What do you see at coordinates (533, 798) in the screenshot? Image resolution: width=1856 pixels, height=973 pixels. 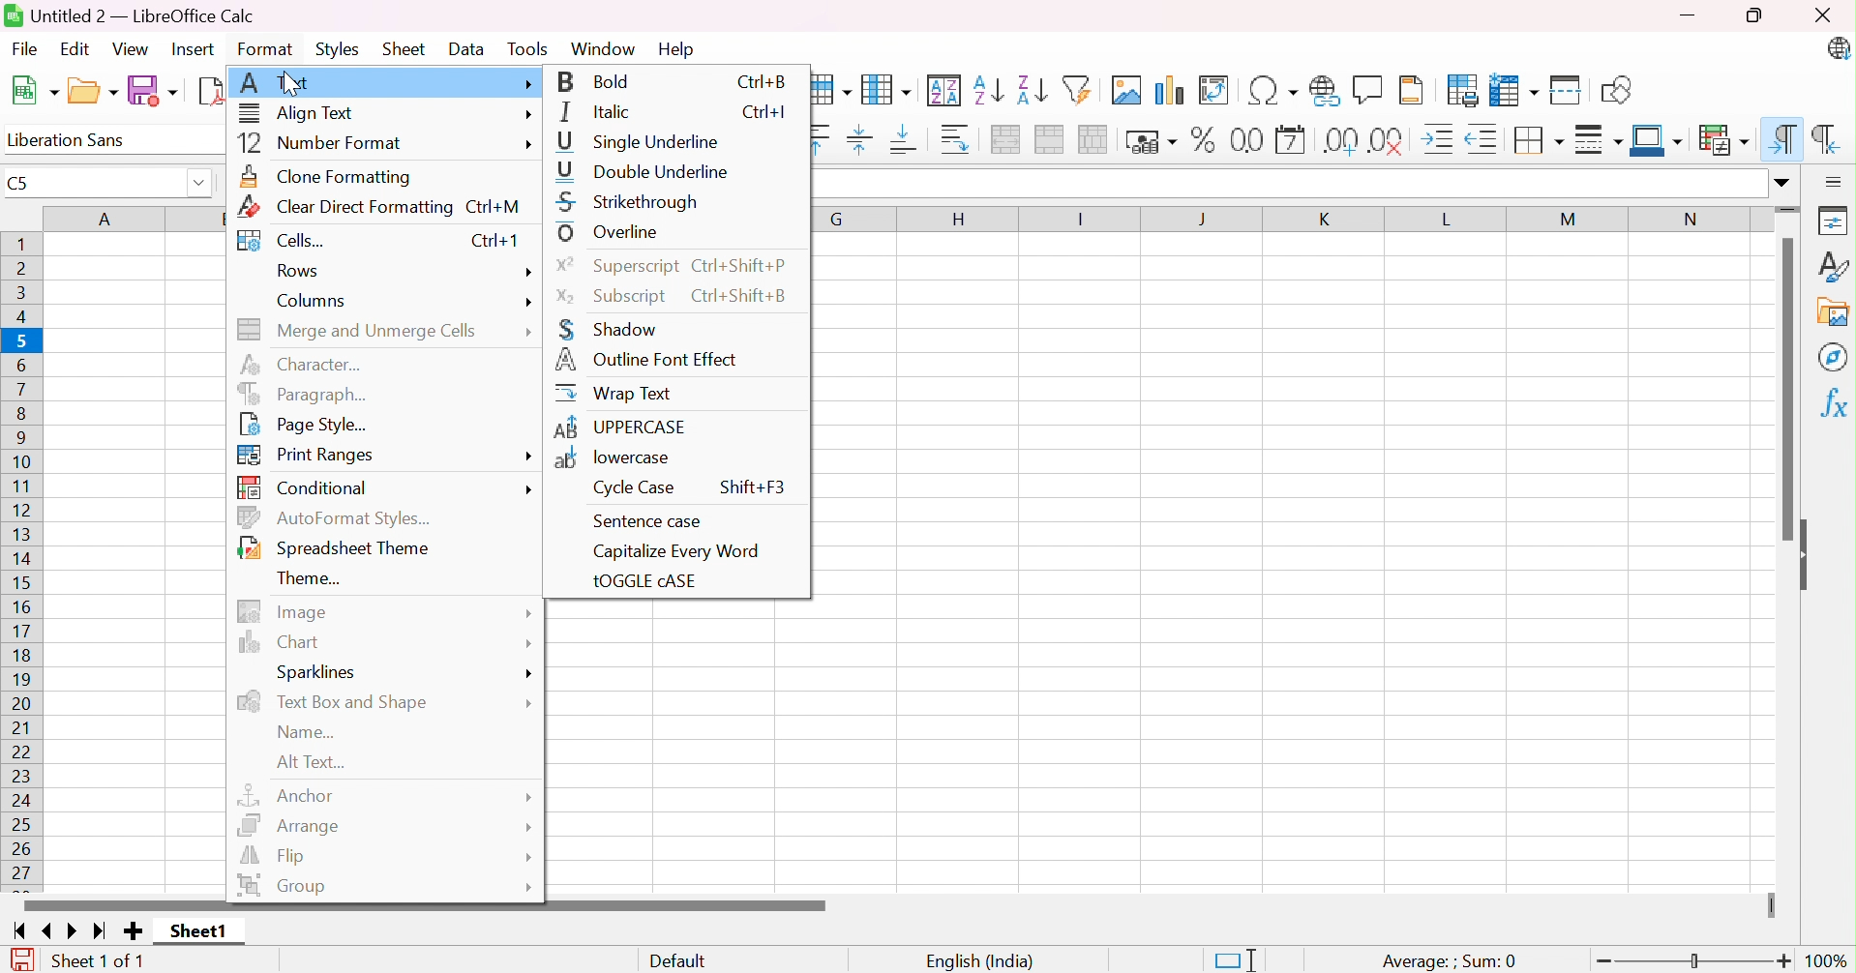 I see `More` at bounding box center [533, 798].